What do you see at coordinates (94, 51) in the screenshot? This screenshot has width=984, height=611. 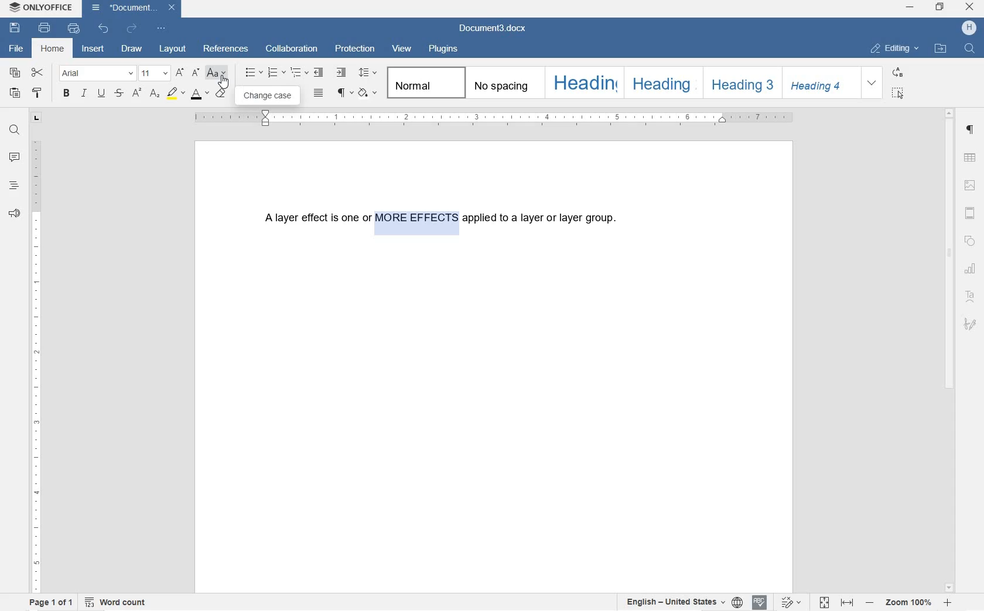 I see `INSERT` at bounding box center [94, 51].